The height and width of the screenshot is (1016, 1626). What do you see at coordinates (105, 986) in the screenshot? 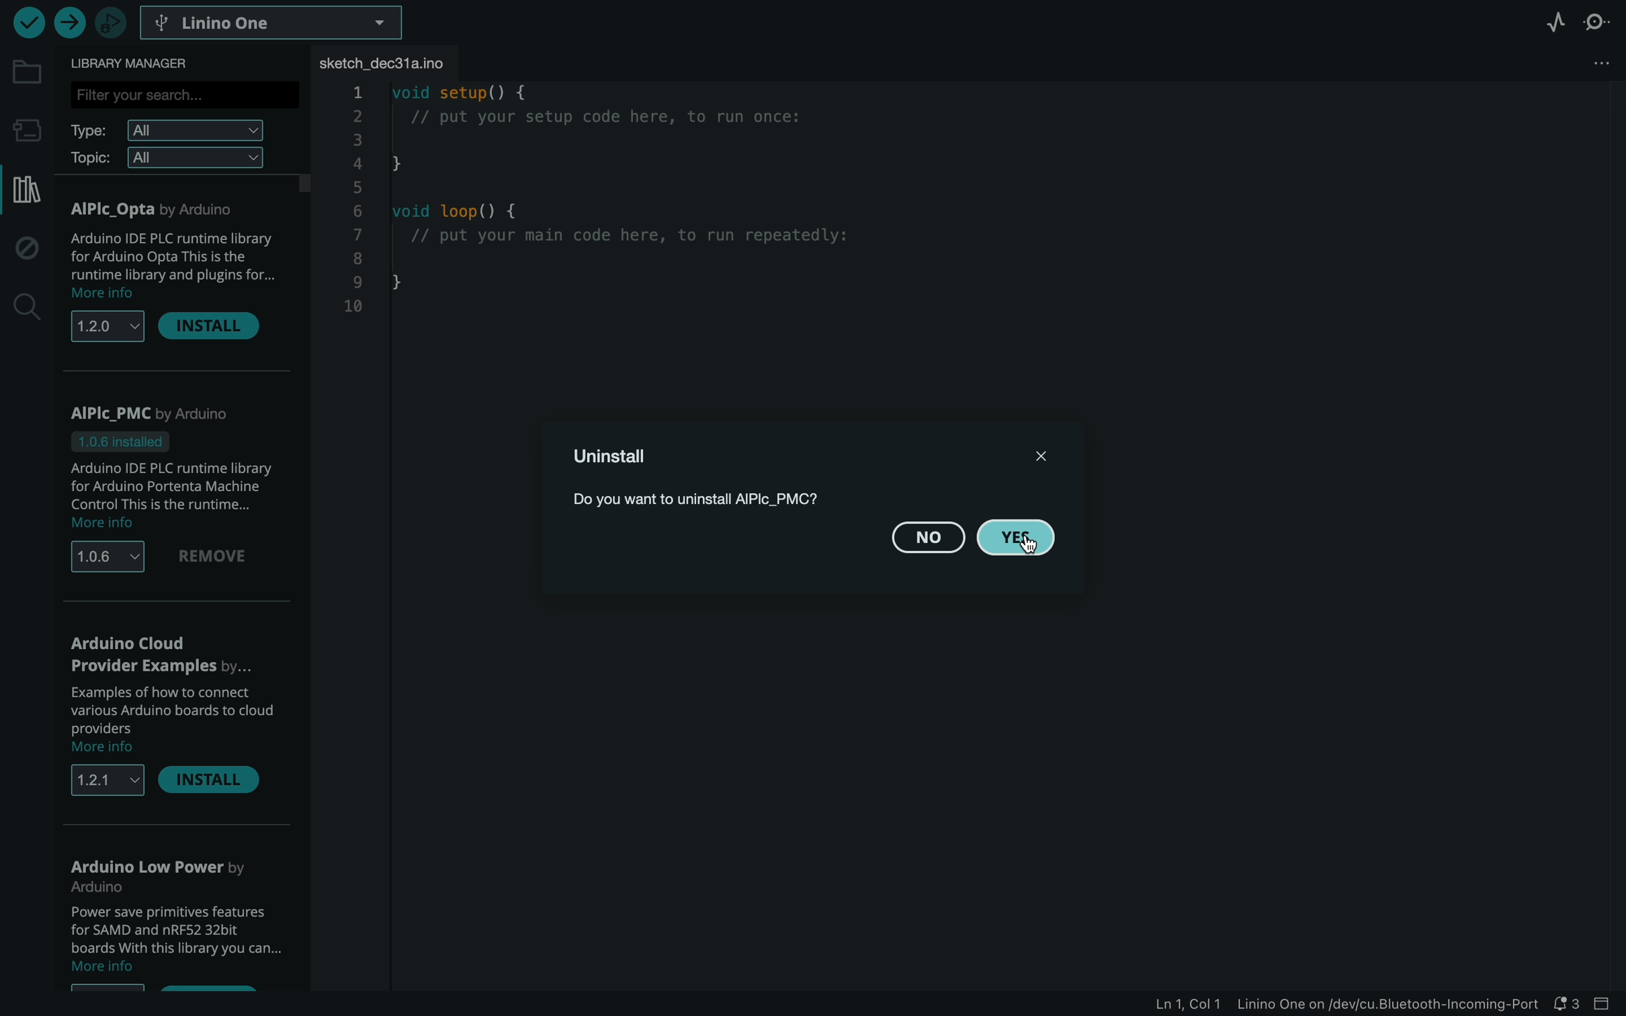
I see `options` at bounding box center [105, 986].